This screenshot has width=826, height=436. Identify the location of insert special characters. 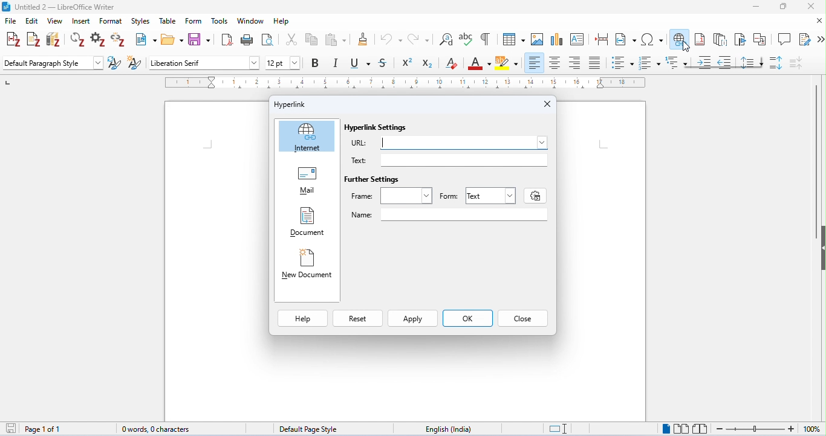
(652, 38).